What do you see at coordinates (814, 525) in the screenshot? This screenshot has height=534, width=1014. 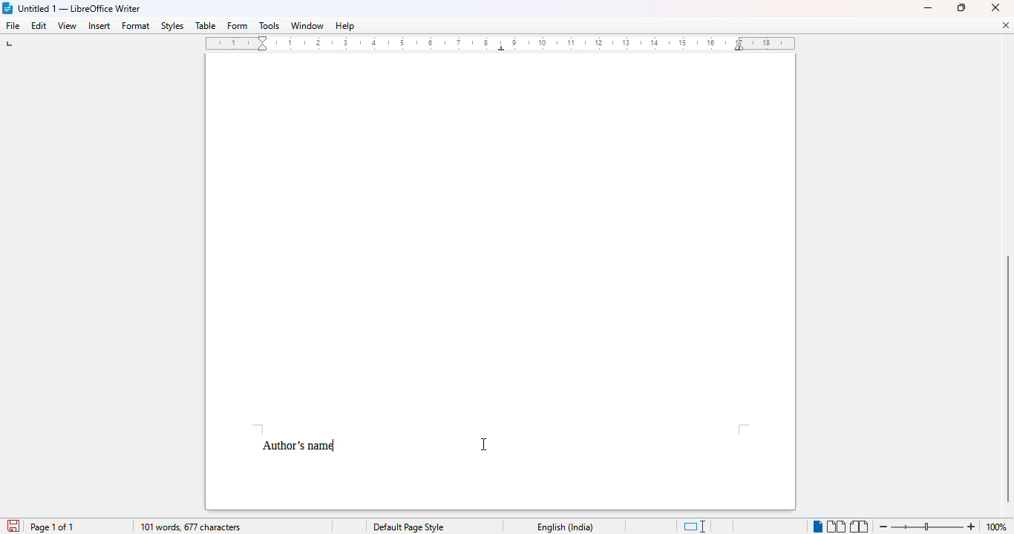 I see `single page view` at bounding box center [814, 525].